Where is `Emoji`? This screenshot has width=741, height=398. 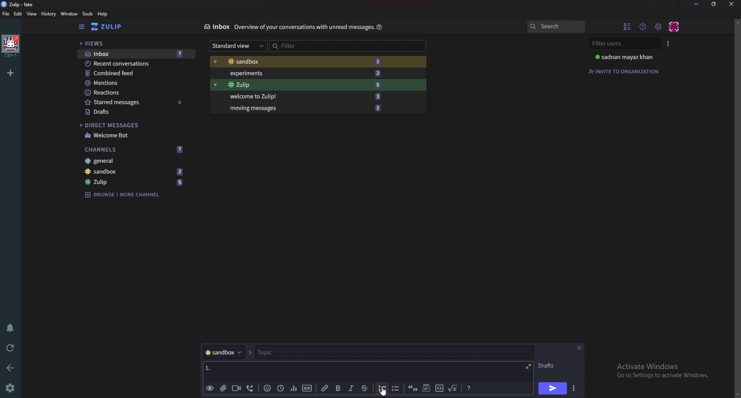 Emoji is located at coordinates (266, 389).